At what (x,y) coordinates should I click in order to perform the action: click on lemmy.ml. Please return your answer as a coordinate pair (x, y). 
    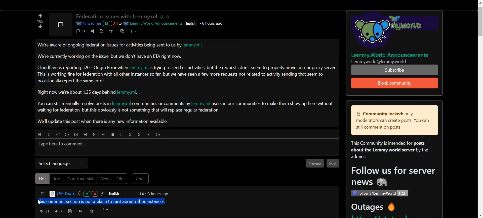
    Looking at the image, I should click on (140, 67).